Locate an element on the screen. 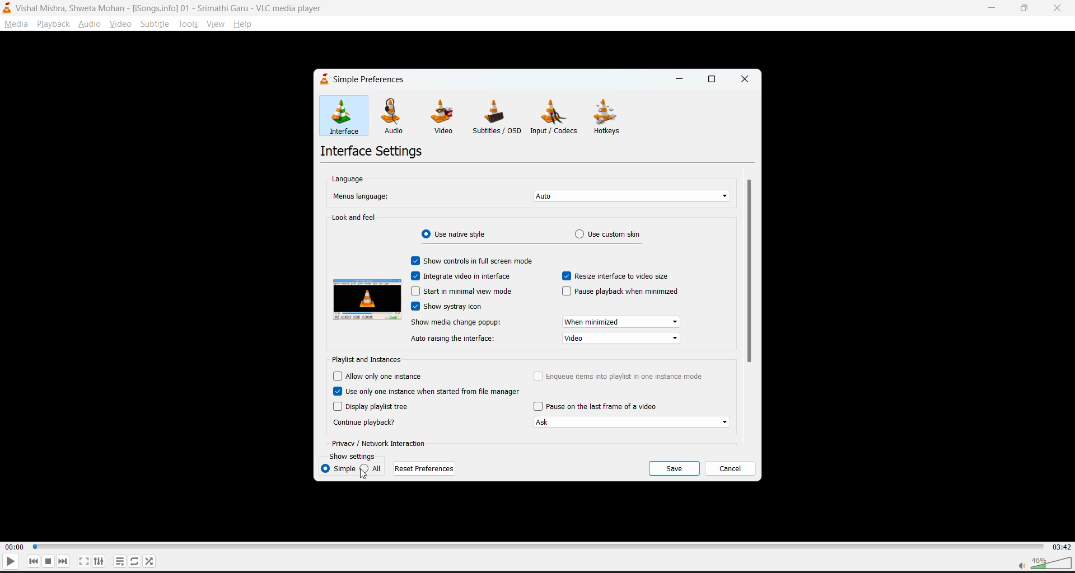  vertical scroll bar is located at coordinates (748, 273).